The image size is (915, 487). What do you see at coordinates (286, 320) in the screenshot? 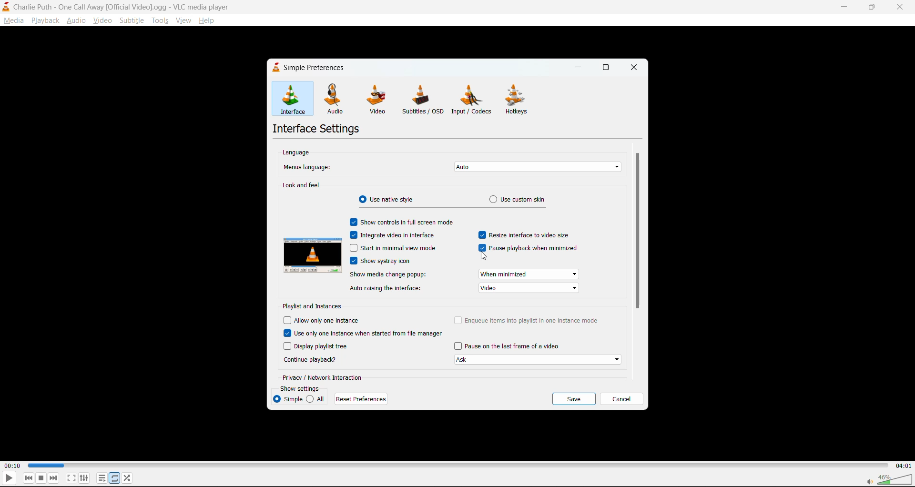
I see `Checbox` at bounding box center [286, 320].